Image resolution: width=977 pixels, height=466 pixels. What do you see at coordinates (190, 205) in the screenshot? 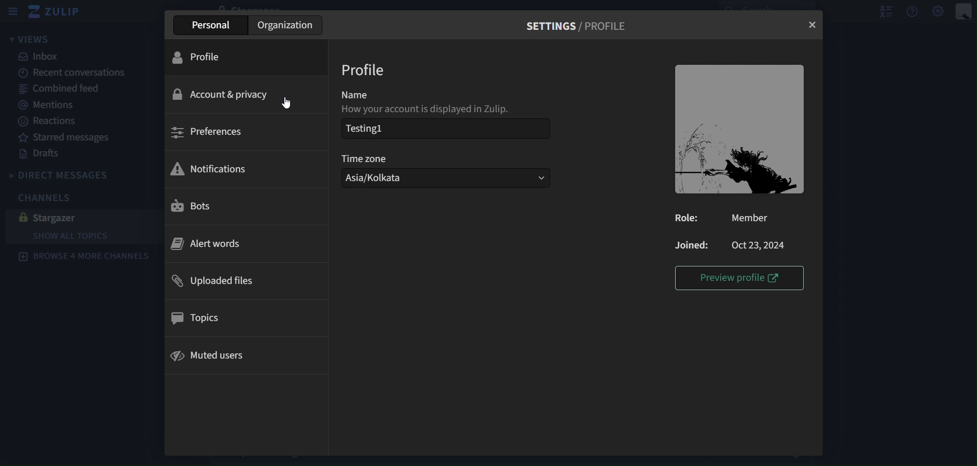
I see `bots` at bounding box center [190, 205].